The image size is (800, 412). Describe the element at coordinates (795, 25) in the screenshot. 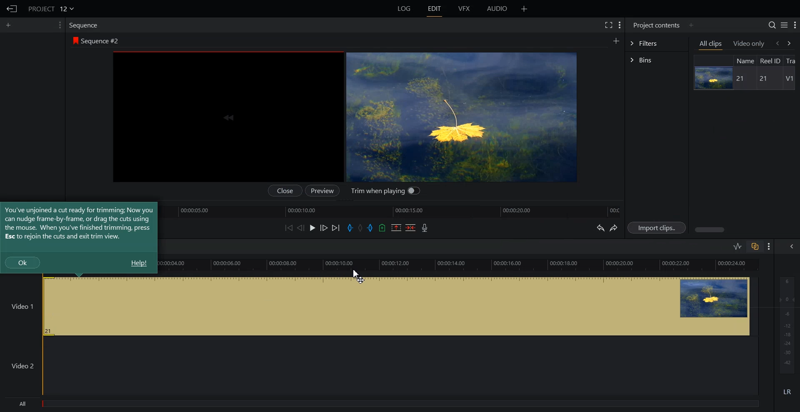

I see `Show Setting Menu` at that location.